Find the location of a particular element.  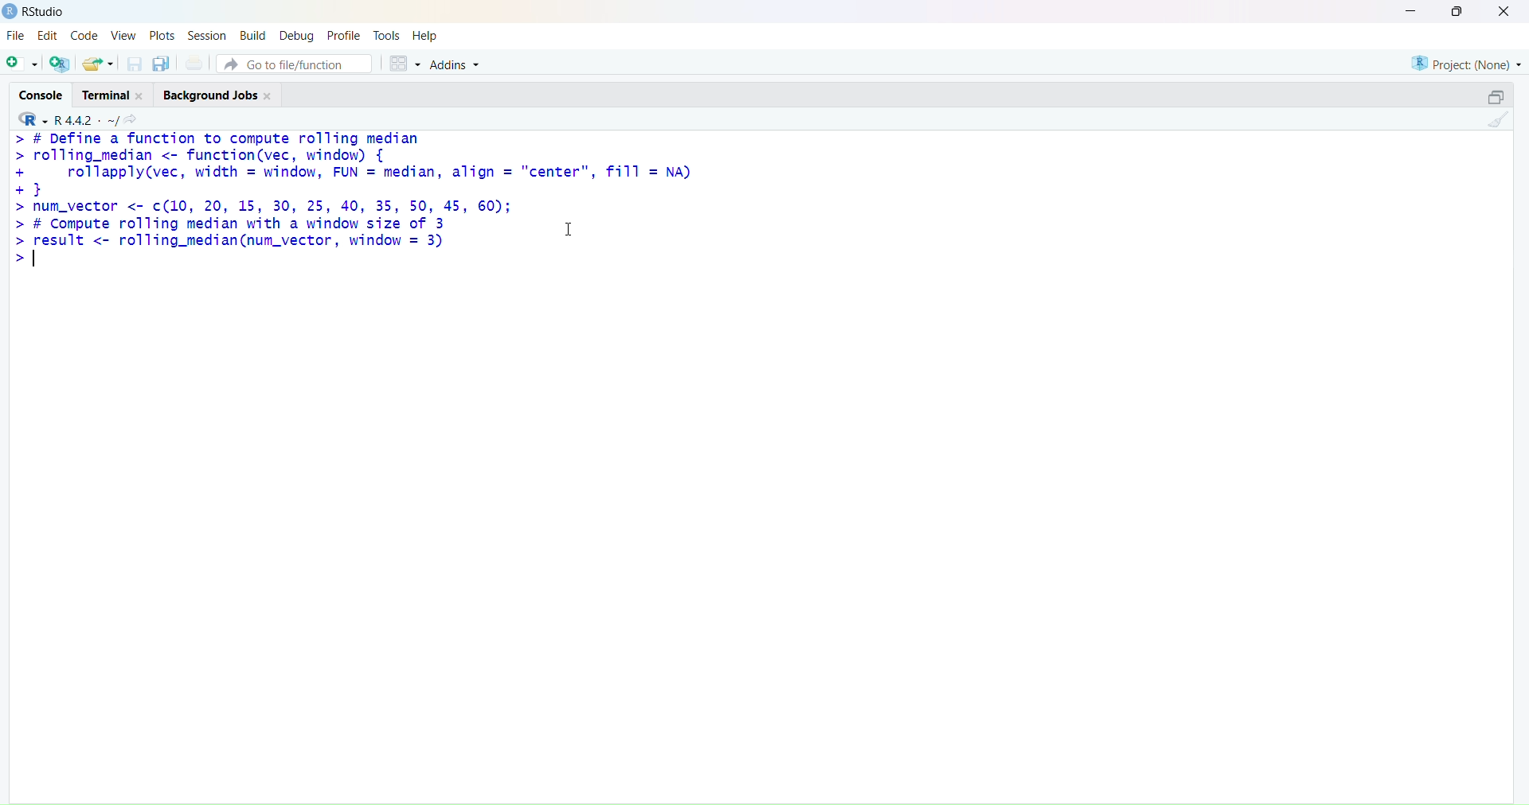

go to file/function is located at coordinates (296, 64).